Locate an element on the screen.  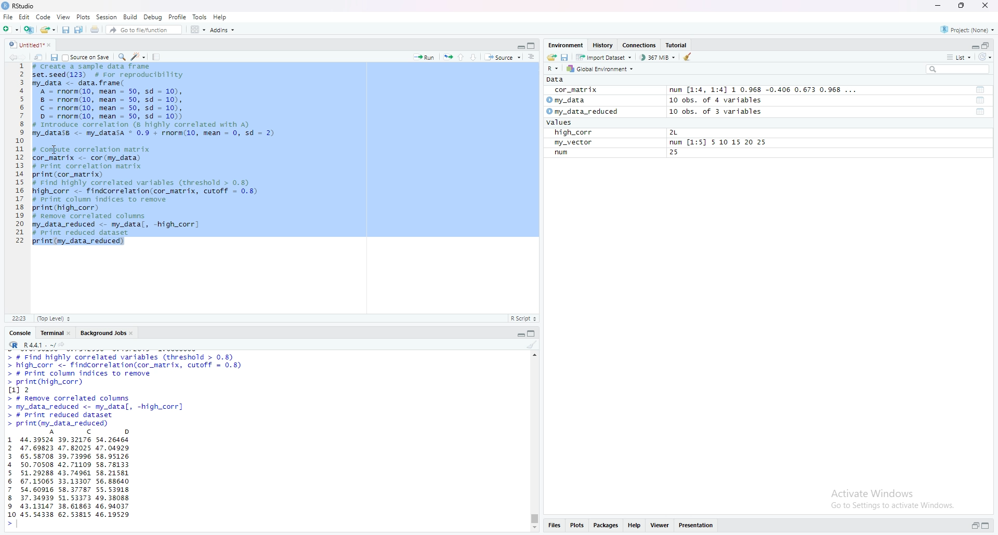
History is located at coordinates (603, 44).